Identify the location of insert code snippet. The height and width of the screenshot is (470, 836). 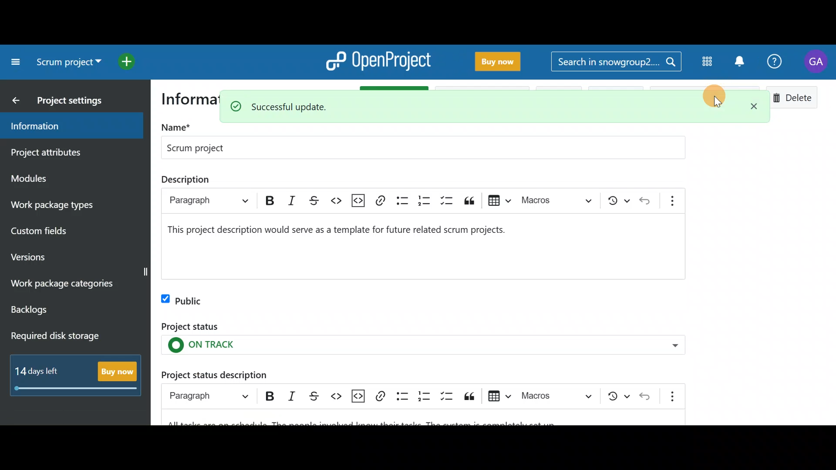
(359, 200).